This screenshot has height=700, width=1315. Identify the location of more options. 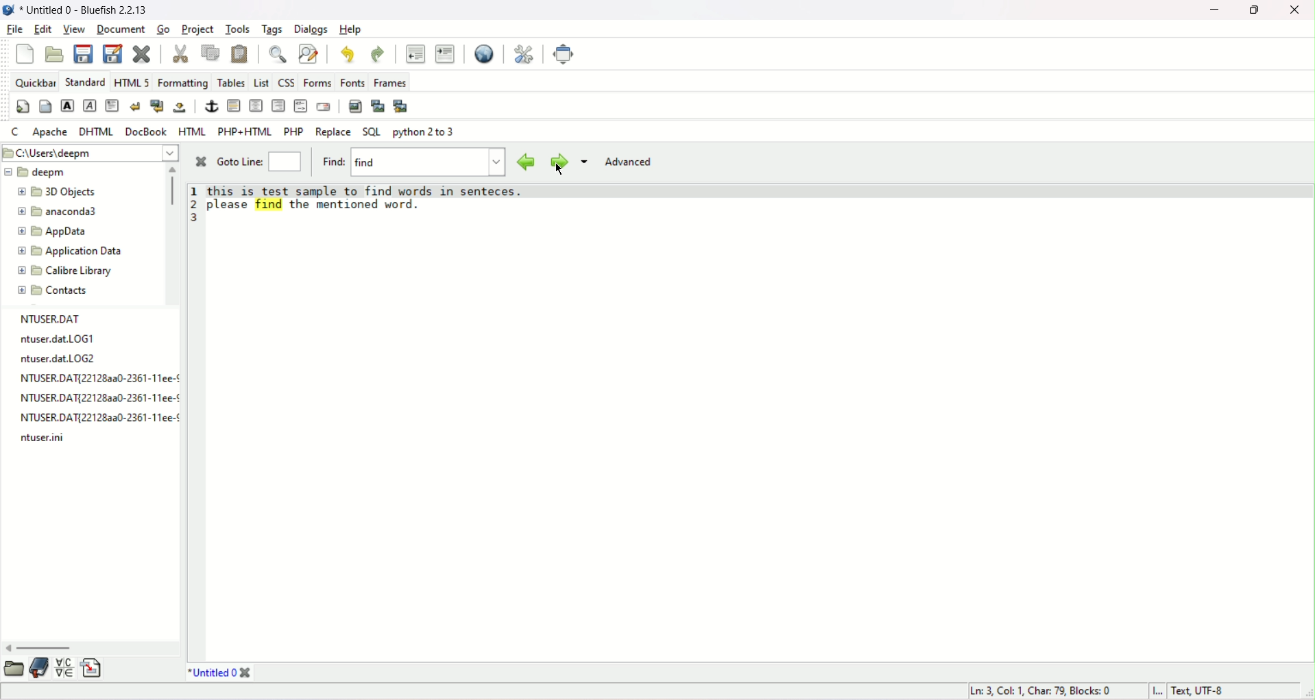
(585, 163).